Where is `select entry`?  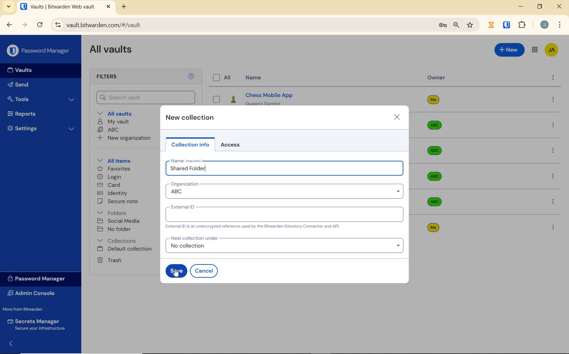
select entry is located at coordinates (217, 99).